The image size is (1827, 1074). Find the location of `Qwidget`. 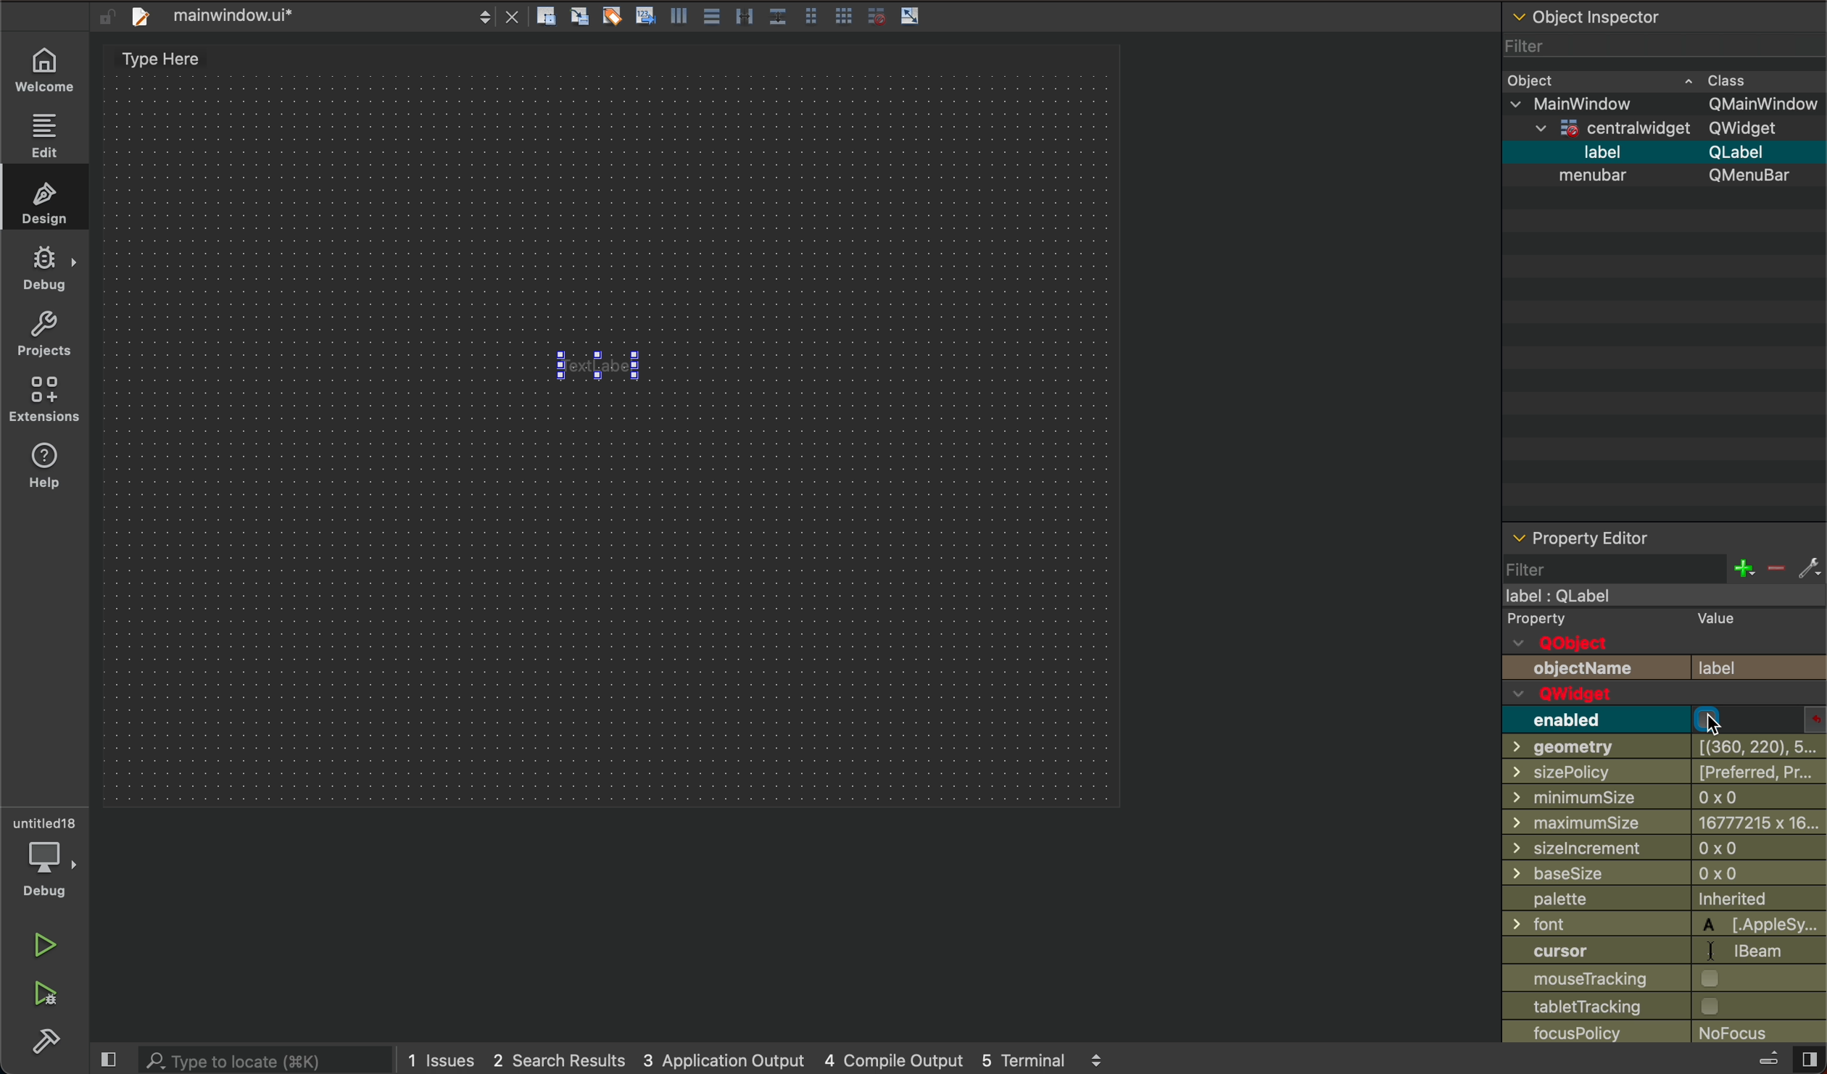

Qwidget is located at coordinates (1750, 128).